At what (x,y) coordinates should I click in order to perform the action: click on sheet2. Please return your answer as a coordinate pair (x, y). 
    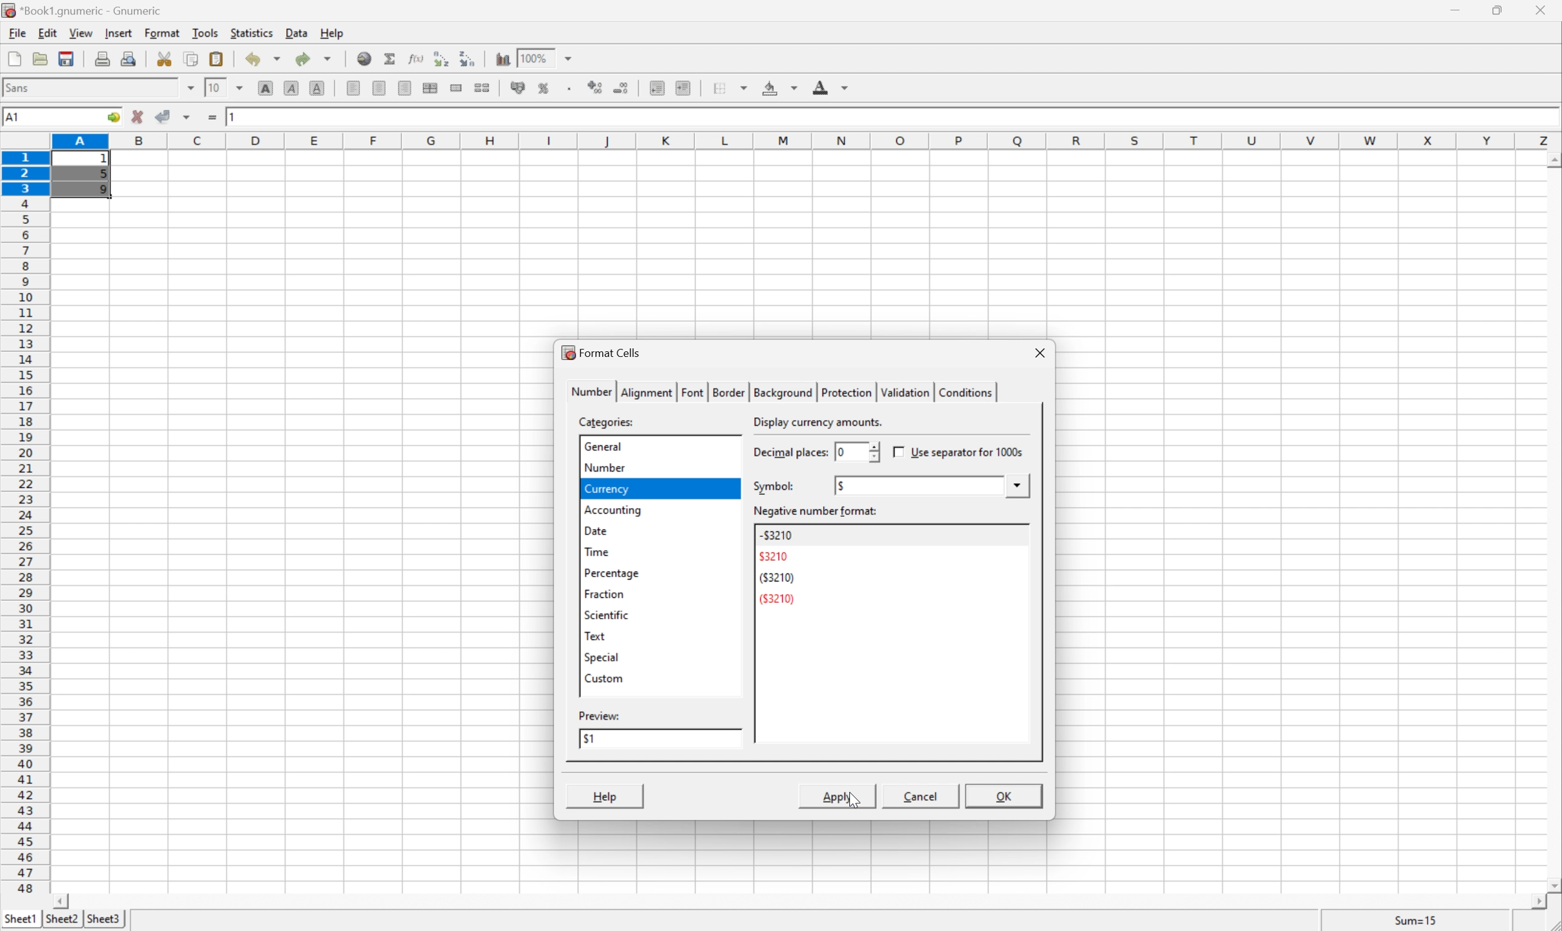
    Looking at the image, I should click on (61, 922).